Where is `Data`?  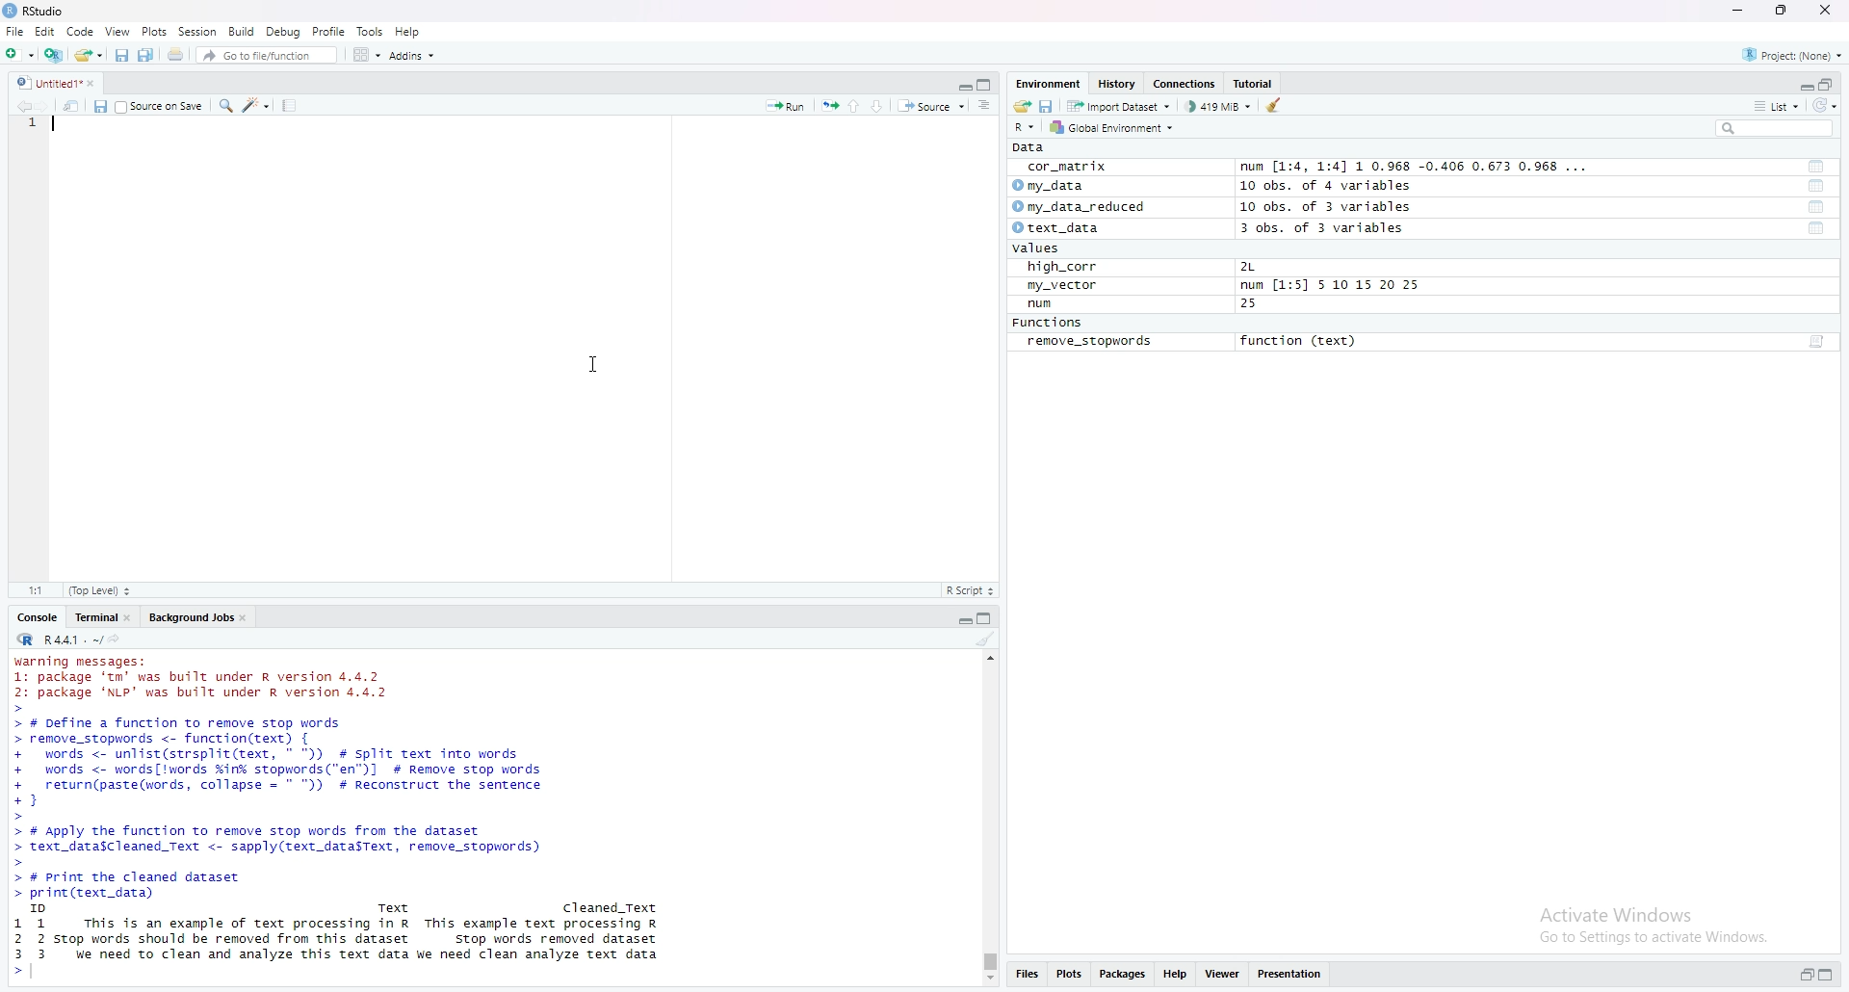 Data is located at coordinates (1031, 147).